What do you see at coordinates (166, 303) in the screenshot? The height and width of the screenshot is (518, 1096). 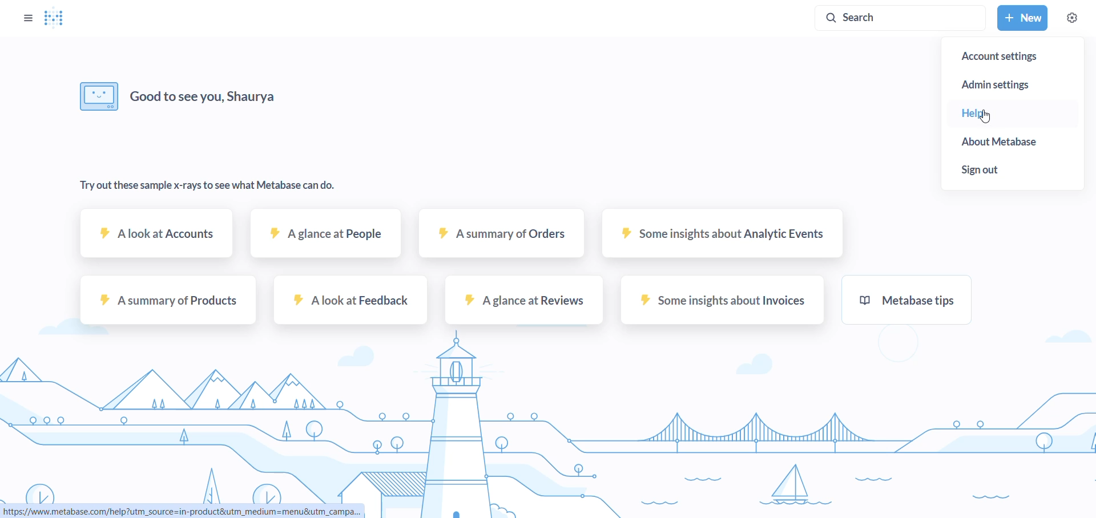 I see `A summary of Products sample` at bounding box center [166, 303].